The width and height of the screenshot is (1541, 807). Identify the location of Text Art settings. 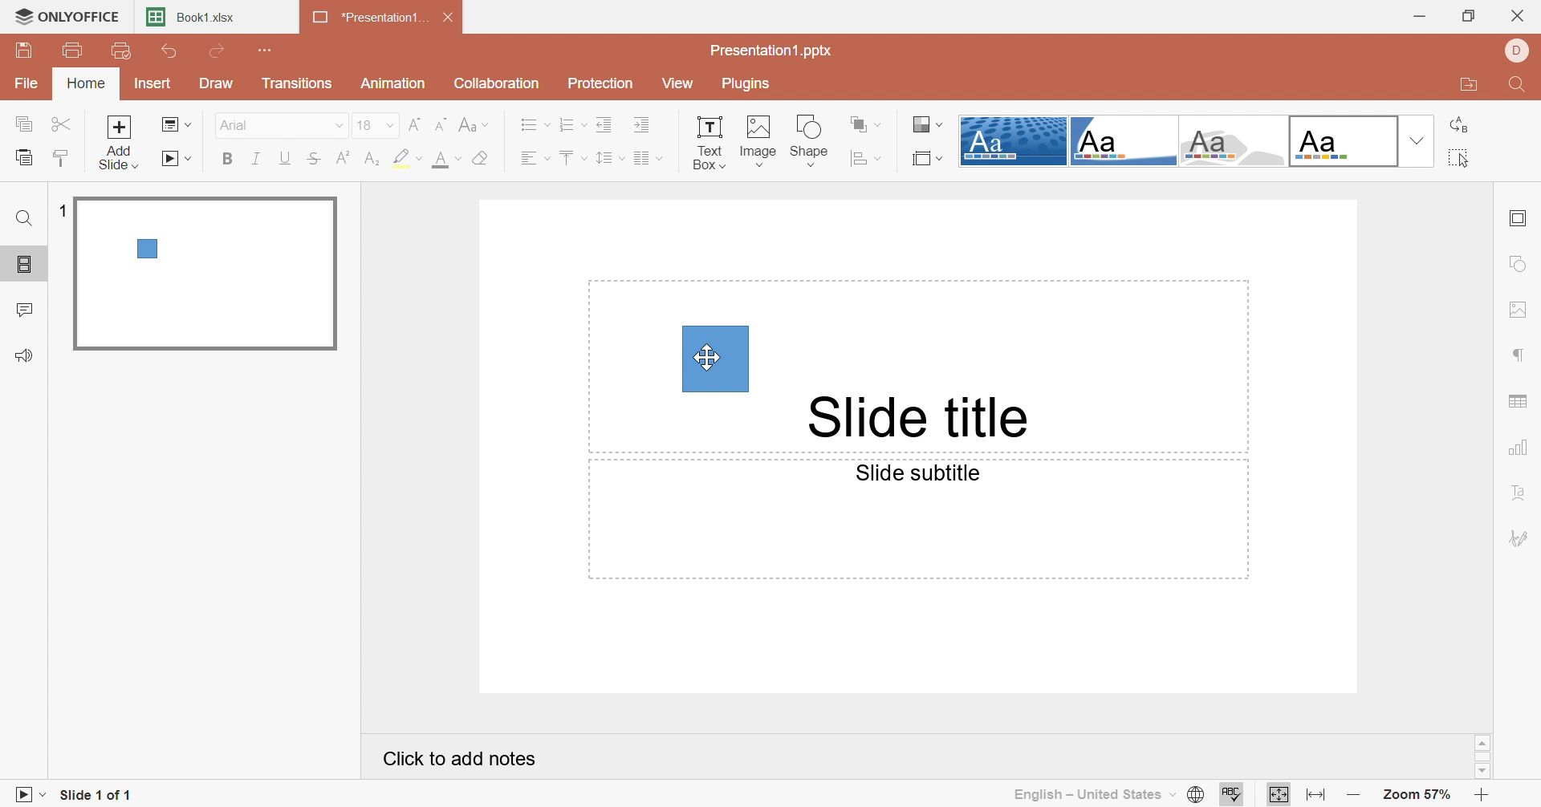
(1523, 496).